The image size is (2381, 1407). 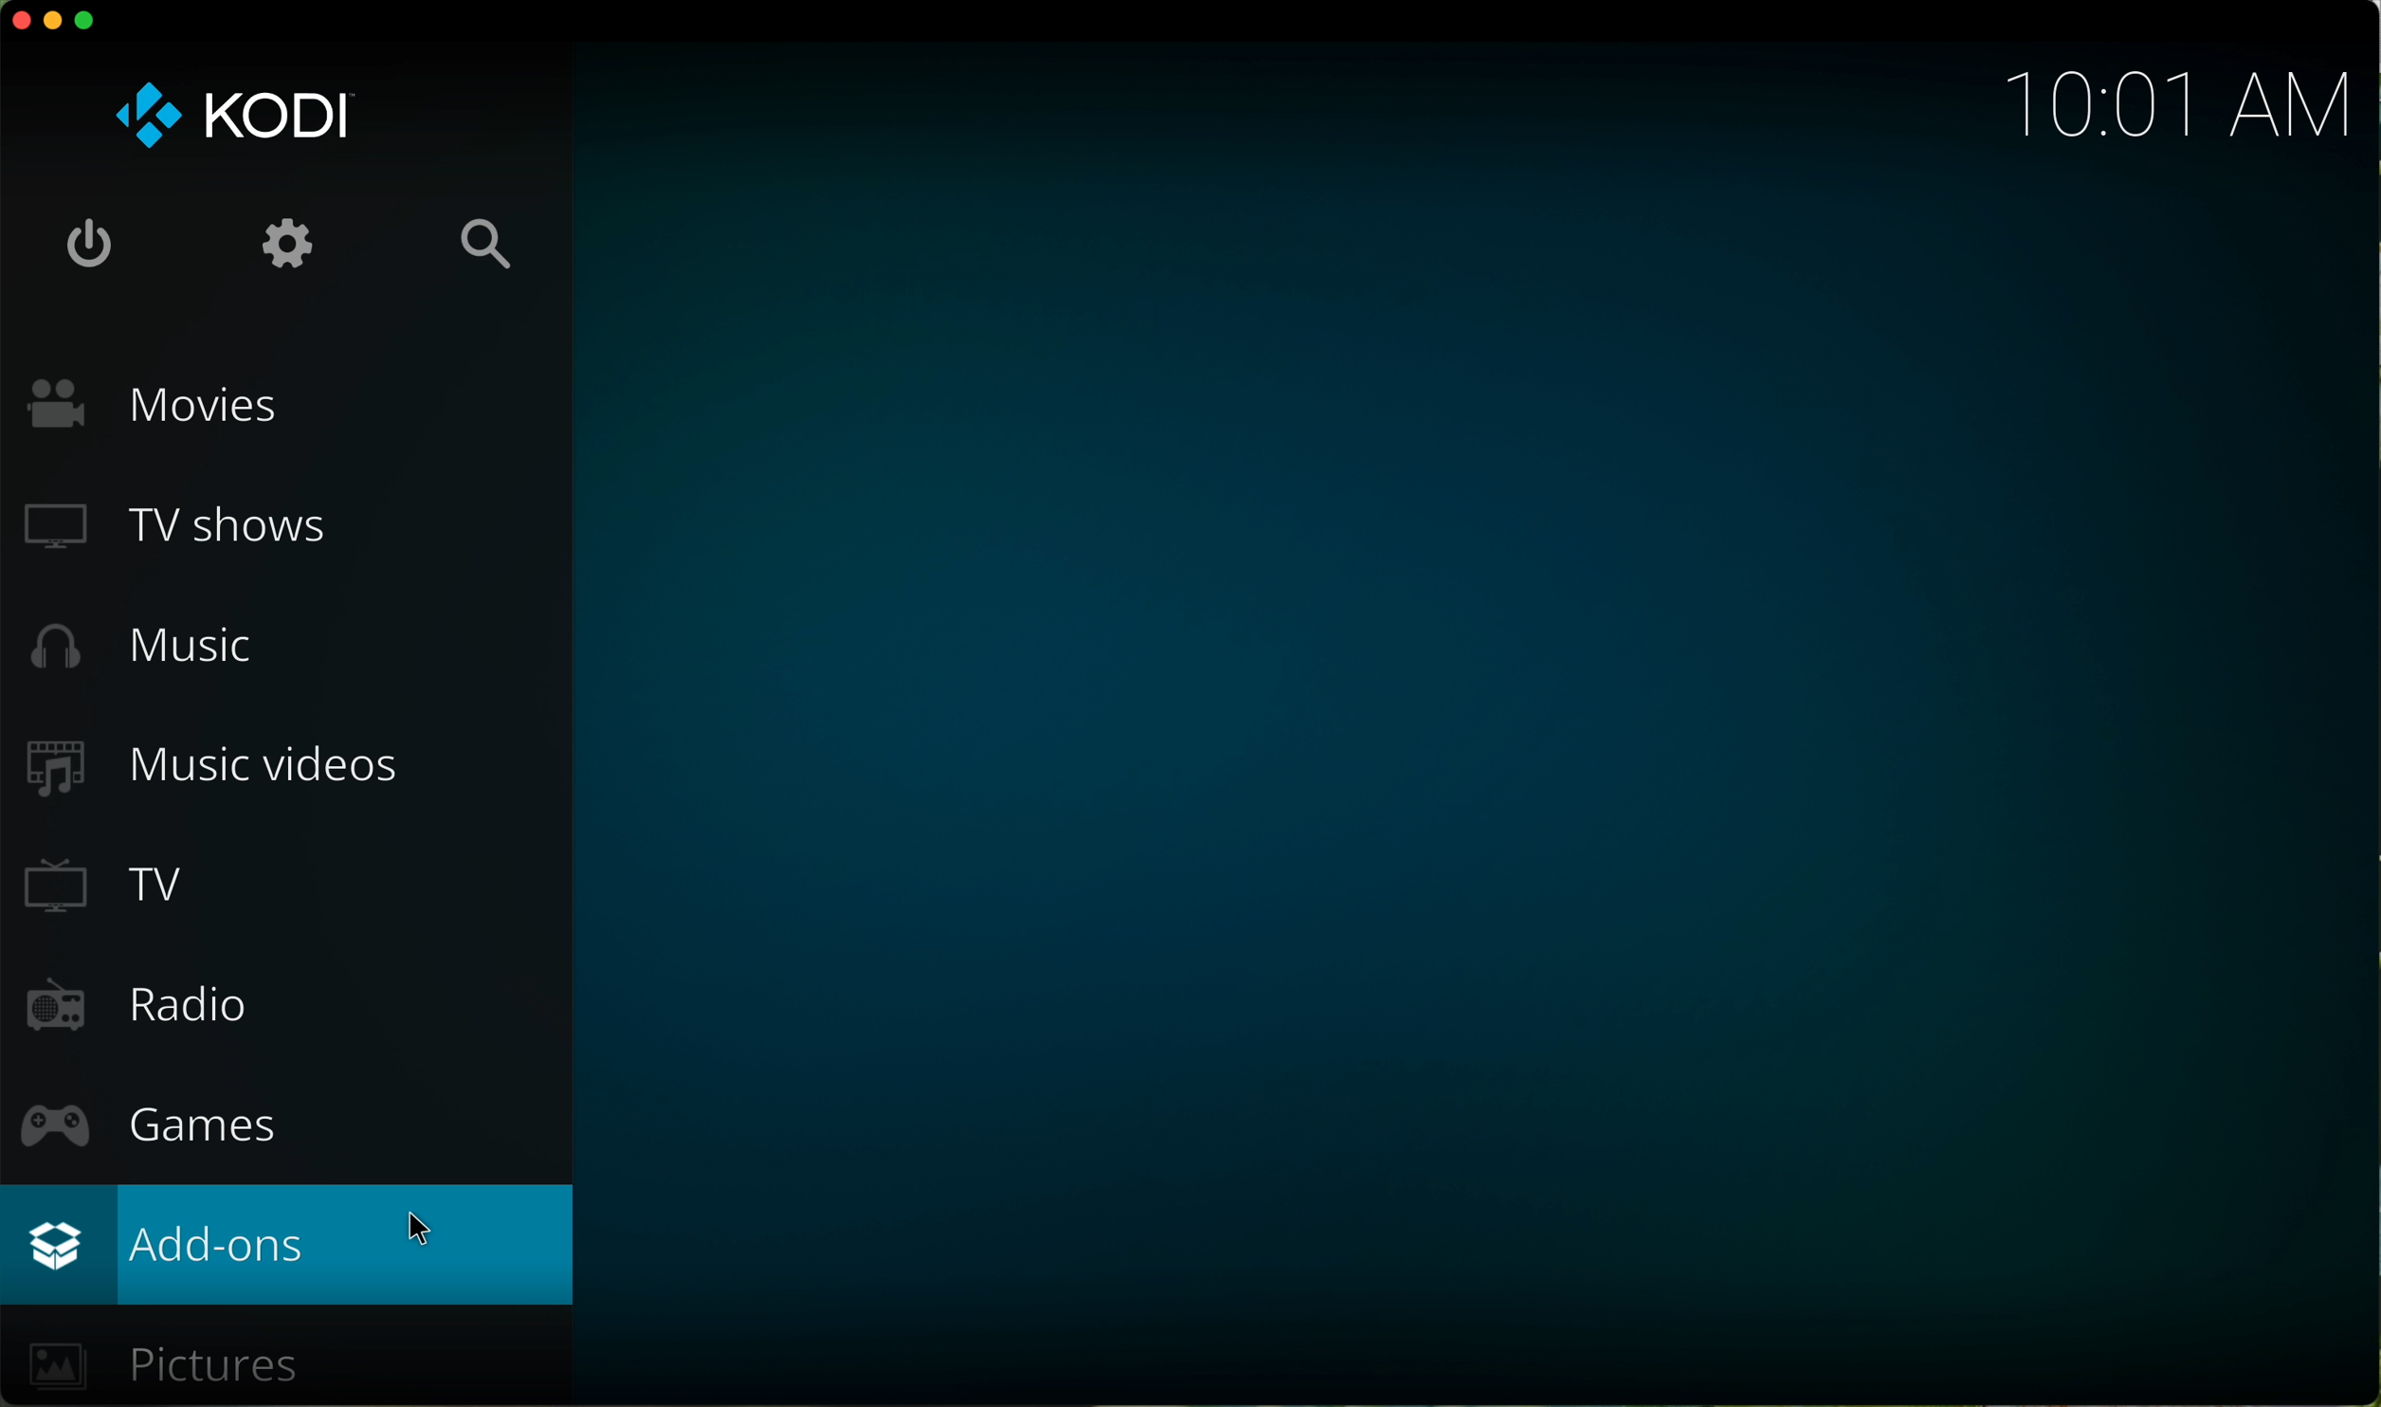 What do you see at coordinates (491, 245) in the screenshot?
I see `search` at bounding box center [491, 245].